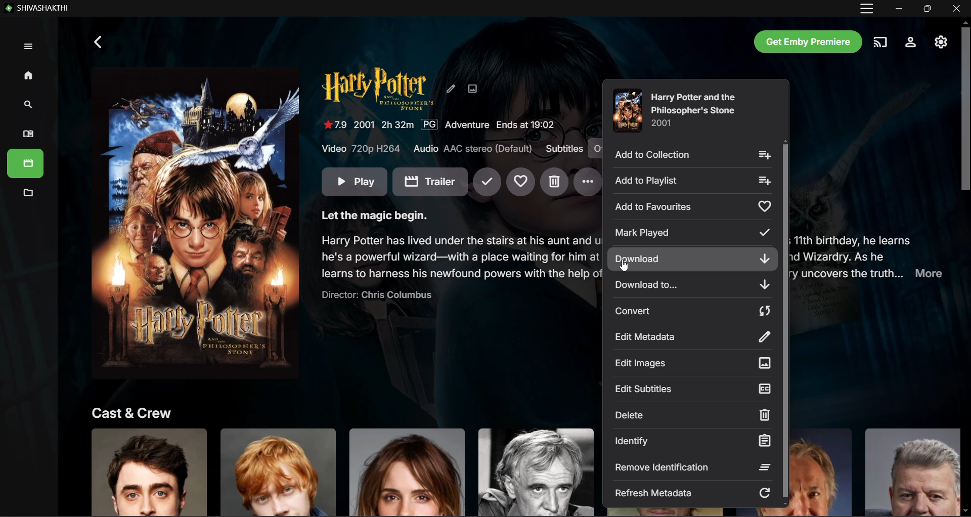 The image size is (971, 517). What do you see at coordinates (430, 182) in the screenshot?
I see `Trailer` at bounding box center [430, 182].